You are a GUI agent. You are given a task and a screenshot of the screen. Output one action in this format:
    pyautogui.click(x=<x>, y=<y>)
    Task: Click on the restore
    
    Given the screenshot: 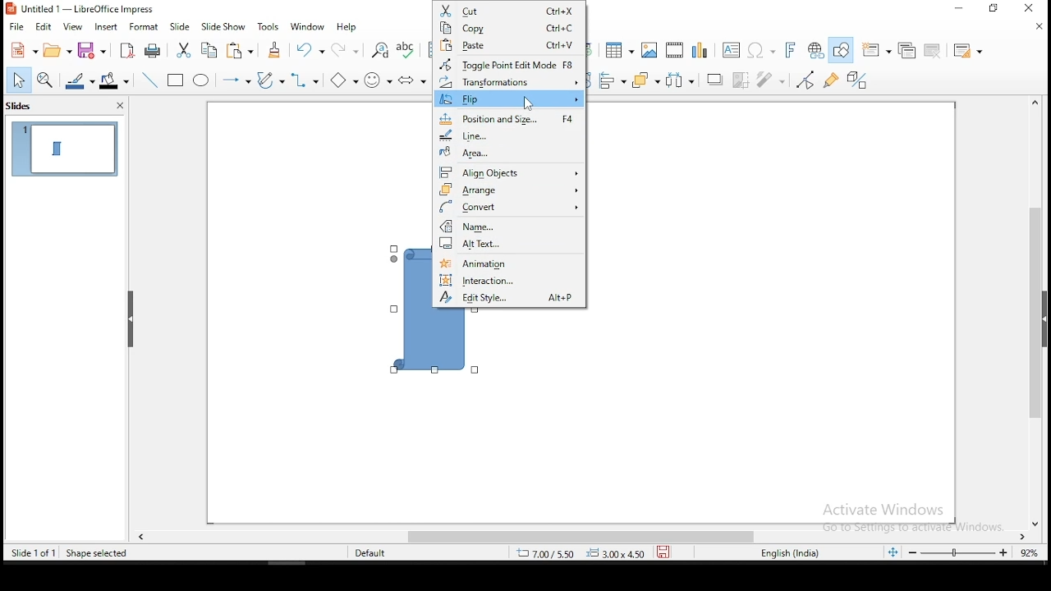 What is the action you would take?
    pyautogui.click(x=994, y=8)
    